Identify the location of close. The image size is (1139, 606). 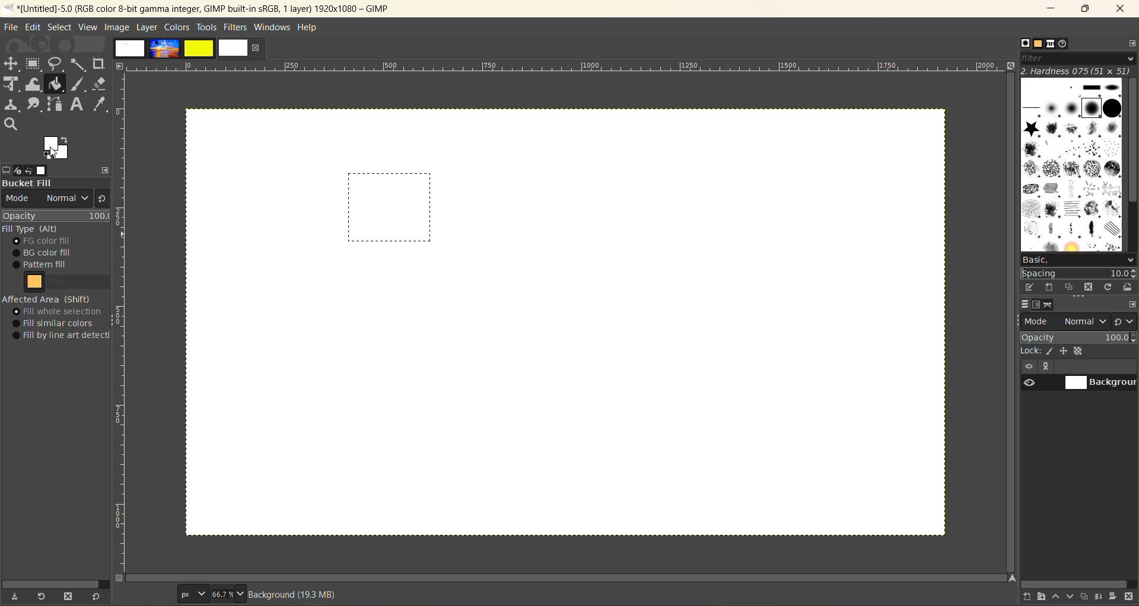
(256, 49).